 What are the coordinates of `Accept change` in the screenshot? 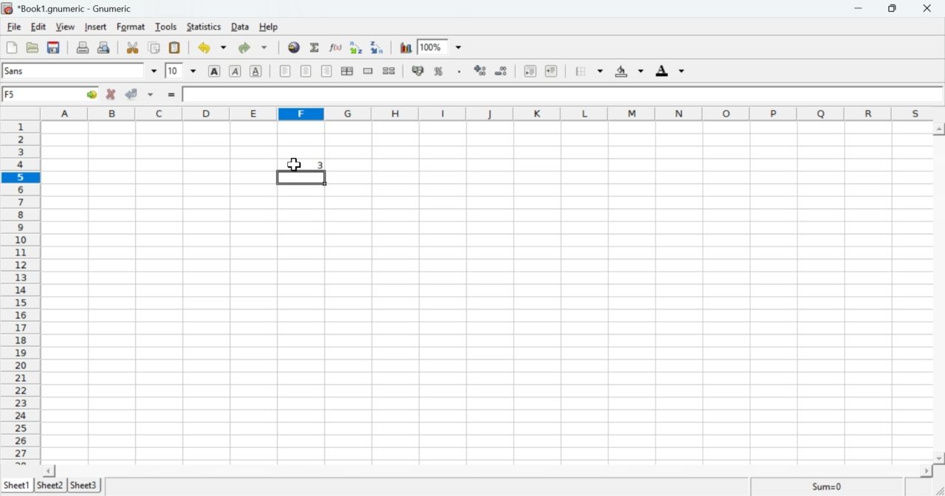 It's located at (133, 92).